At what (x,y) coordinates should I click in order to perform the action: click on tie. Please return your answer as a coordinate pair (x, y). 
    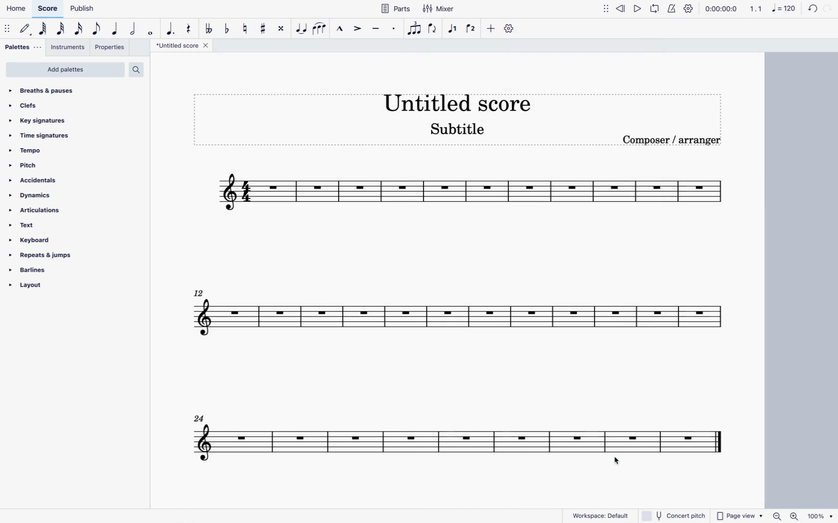
    Looking at the image, I should click on (302, 31).